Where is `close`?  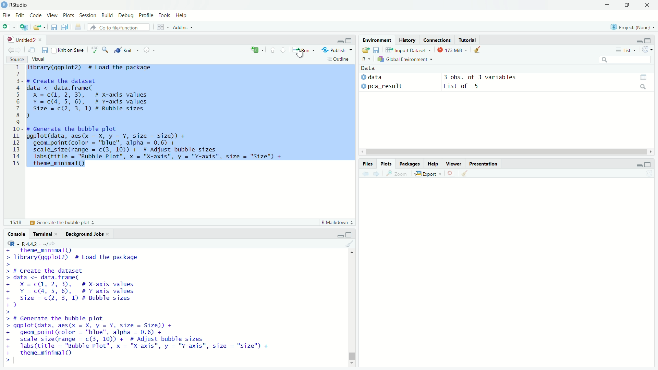 close is located at coordinates (647, 5).